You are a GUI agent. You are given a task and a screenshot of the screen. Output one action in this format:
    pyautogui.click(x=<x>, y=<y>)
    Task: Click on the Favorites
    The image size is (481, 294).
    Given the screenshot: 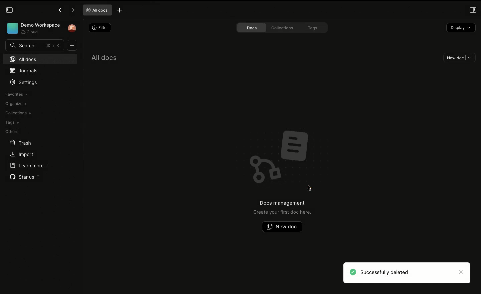 What is the action you would take?
    pyautogui.click(x=16, y=94)
    